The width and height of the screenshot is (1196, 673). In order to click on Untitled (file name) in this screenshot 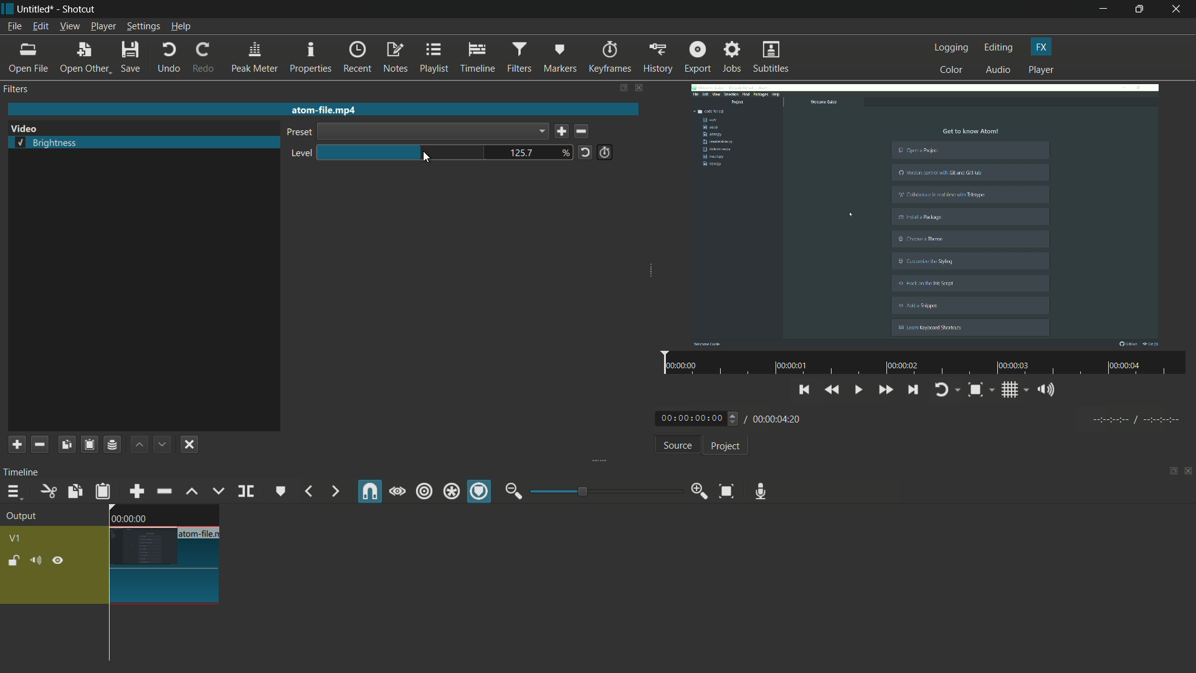, I will do `click(38, 9)`.